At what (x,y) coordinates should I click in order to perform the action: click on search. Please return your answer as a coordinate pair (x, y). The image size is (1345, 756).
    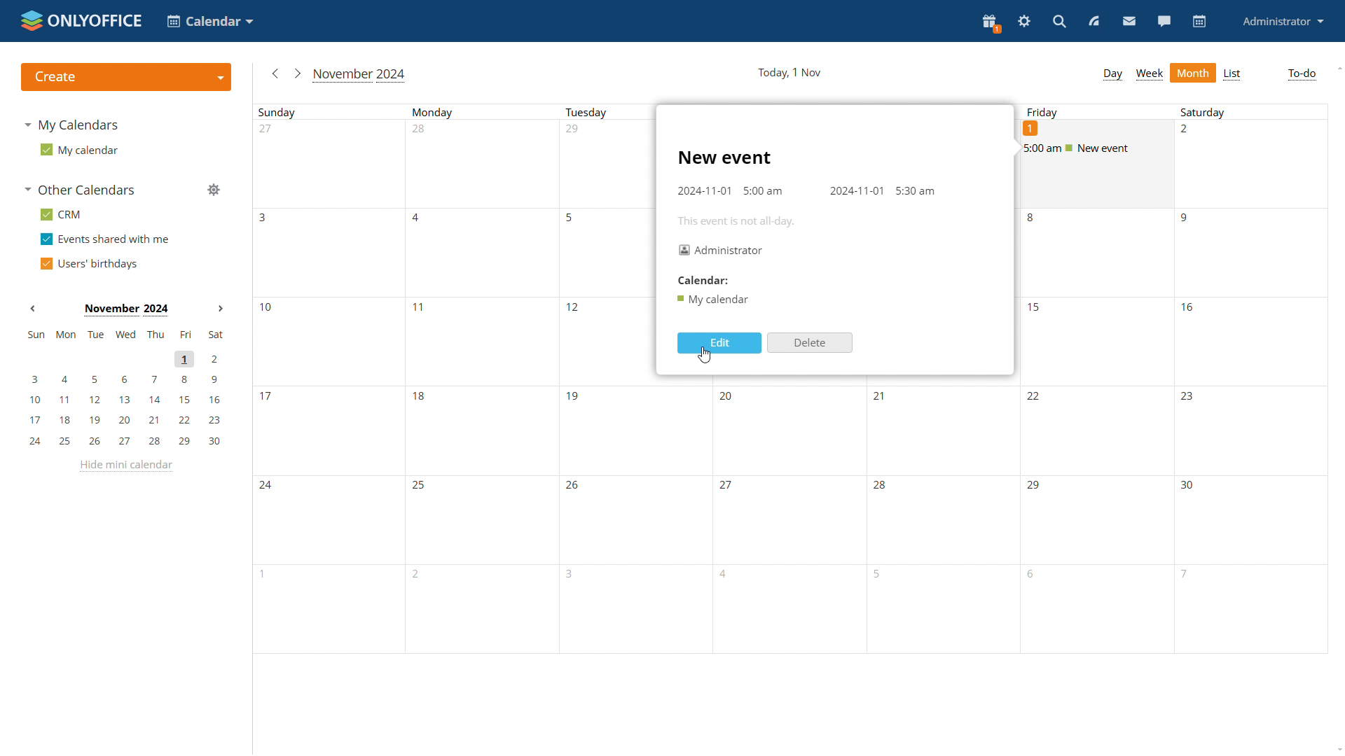
    Looking at the image, I should click on (1058, 22).